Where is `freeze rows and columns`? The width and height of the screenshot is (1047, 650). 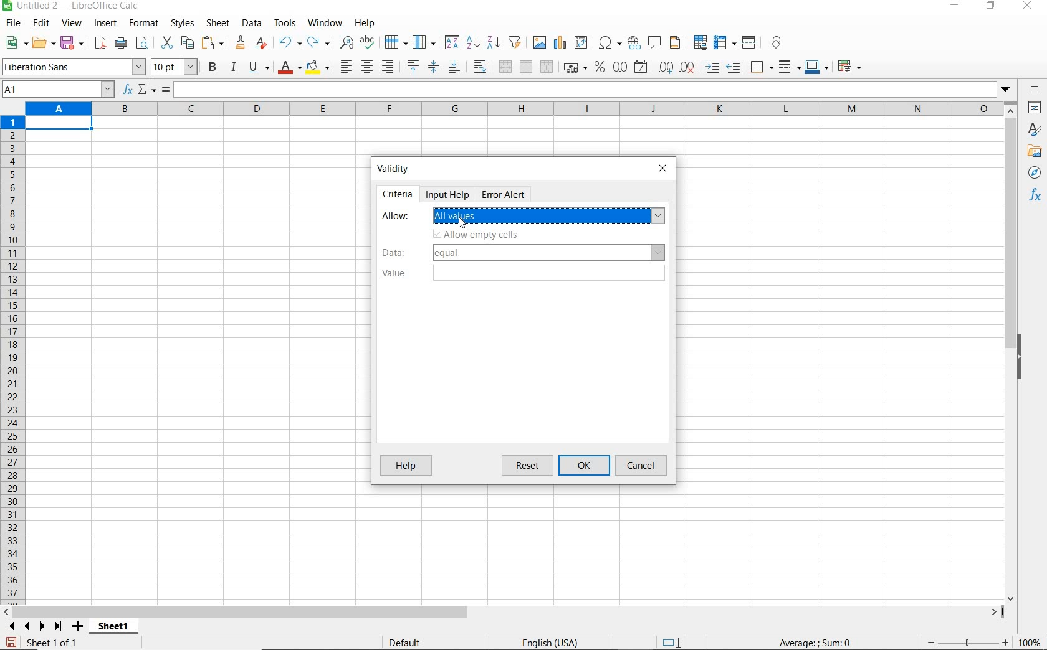
freeze rows and columns is located at coordinates (725, 43).